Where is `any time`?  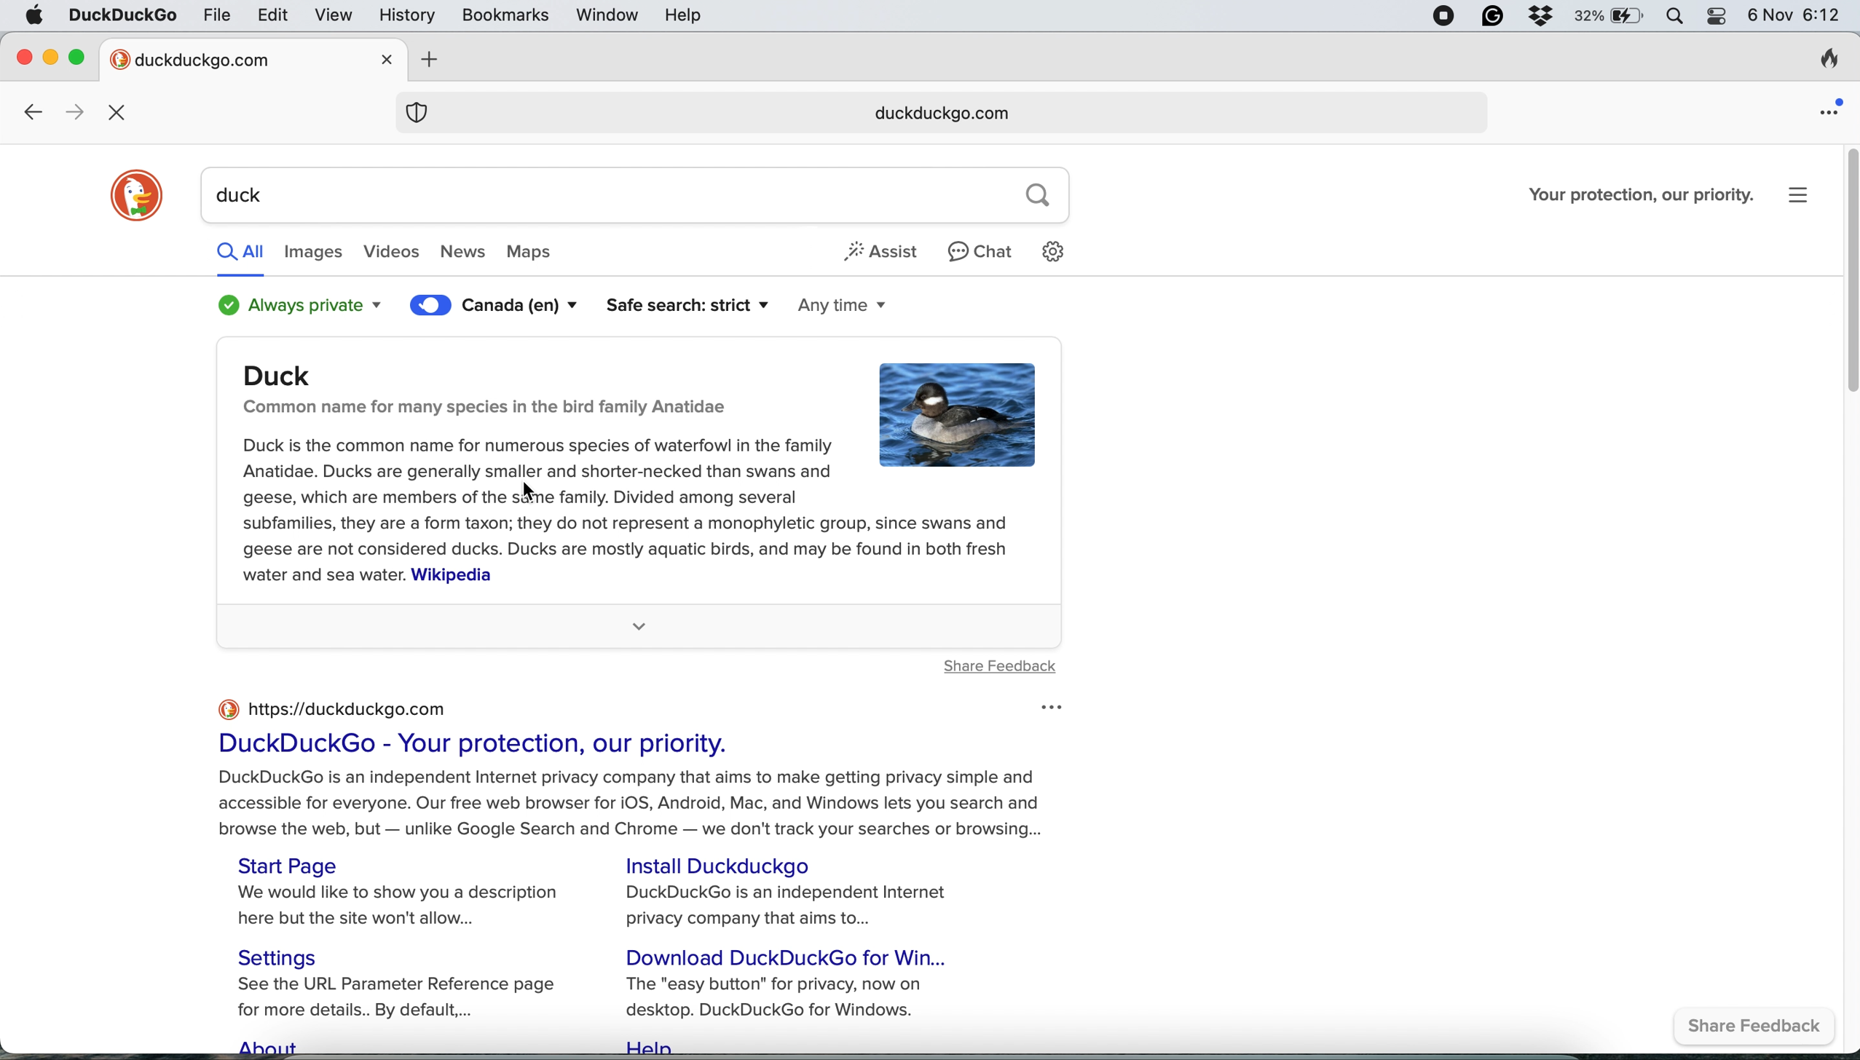
any time is located at coordinates (819, 307).